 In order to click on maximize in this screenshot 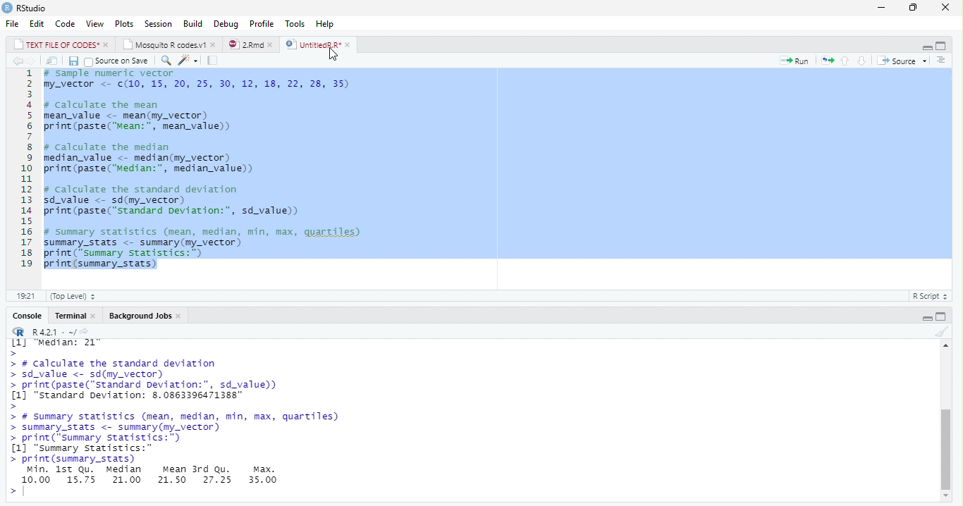, I will do `click(915, 8)`.